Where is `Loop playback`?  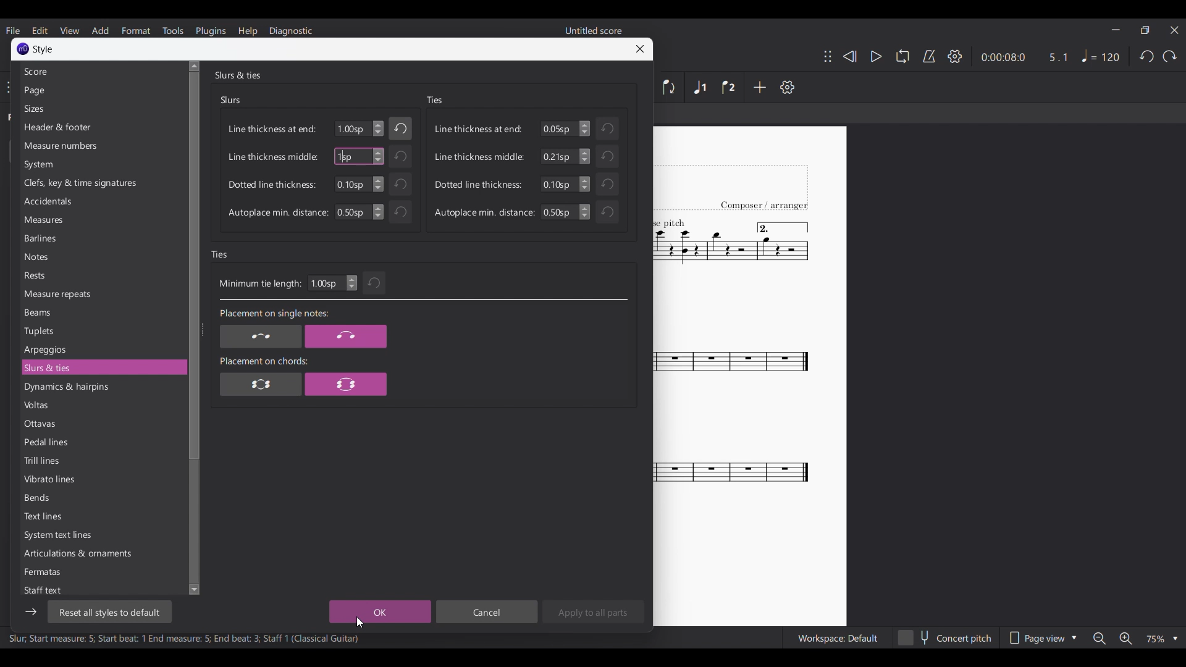
Loop playback is located at coordinates (902, 56).